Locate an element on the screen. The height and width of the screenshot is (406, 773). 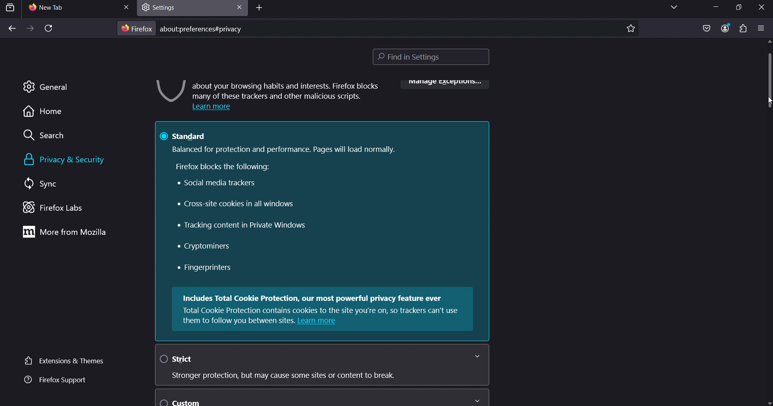
reload page is located at coordinates (48, 29).